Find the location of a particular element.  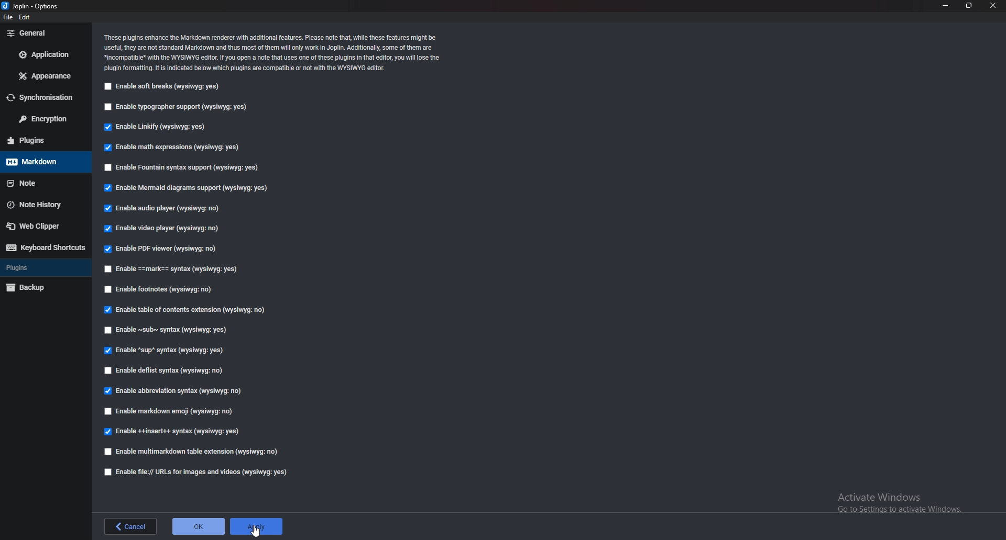

Enable math expressions is located at coordinates (171, 146).